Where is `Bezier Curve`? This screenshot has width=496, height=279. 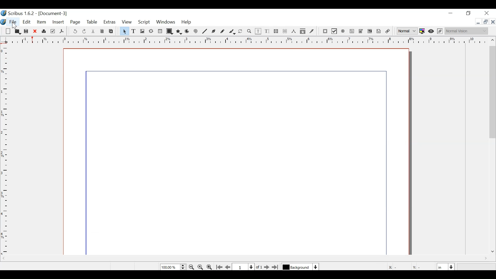
Bezier Curve is located at coordinates (214, 32).